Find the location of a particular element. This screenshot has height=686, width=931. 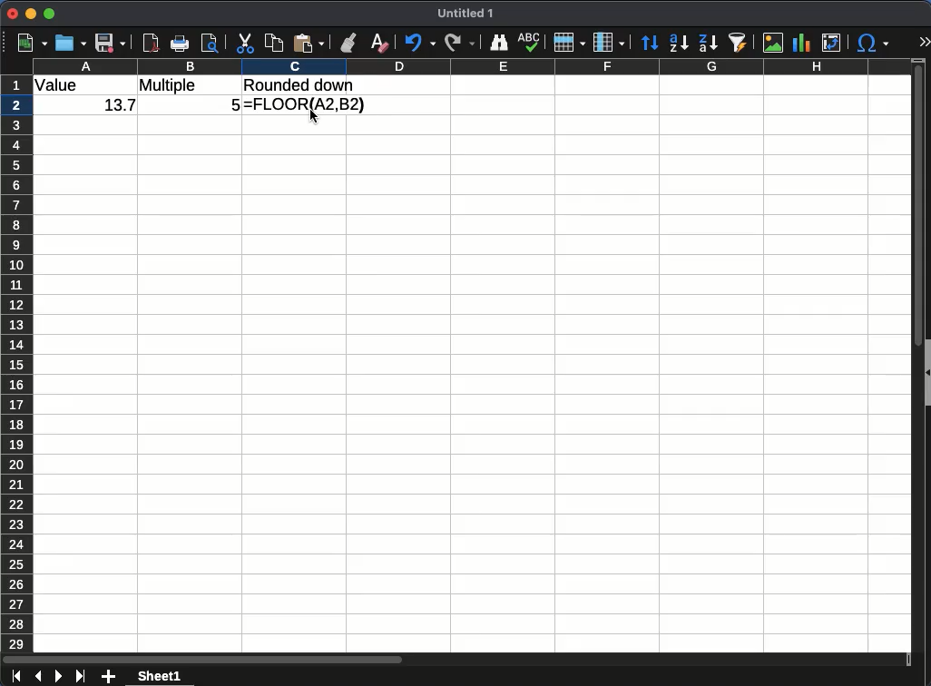

image is located at coordinates (775, 44).